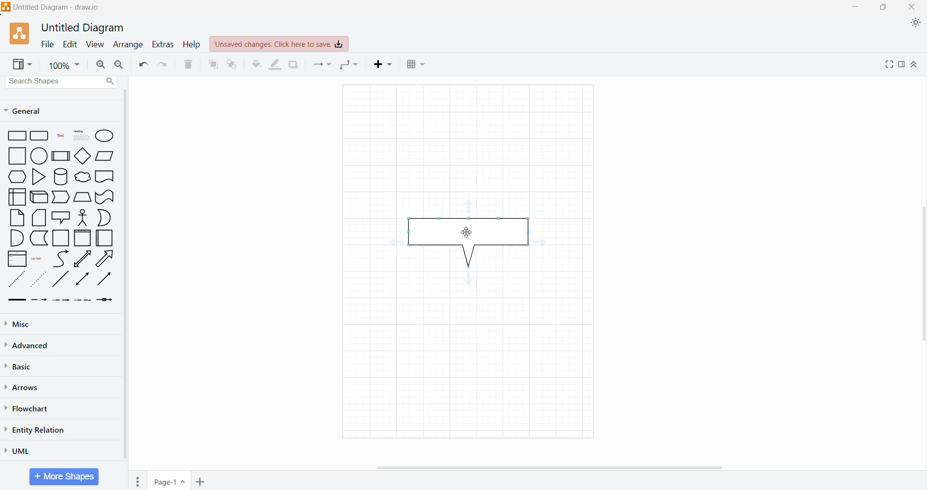  What do you see at coordinates (61, 217) in the screenshot?
I see `Speech Bubble` at bounding box center [61, 217].